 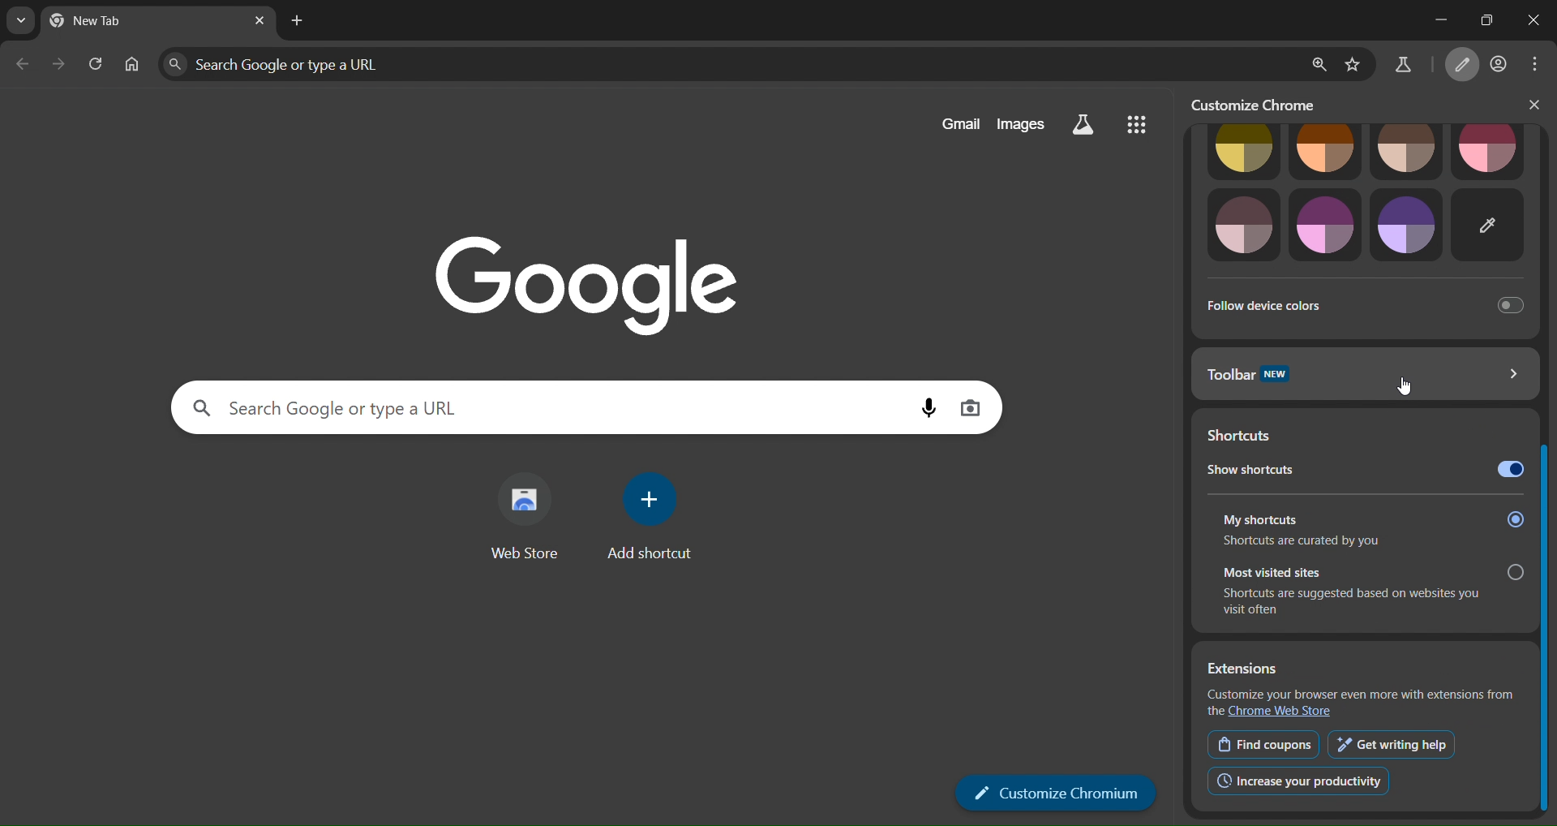 I want to click on home, so click(x=131, y=67).